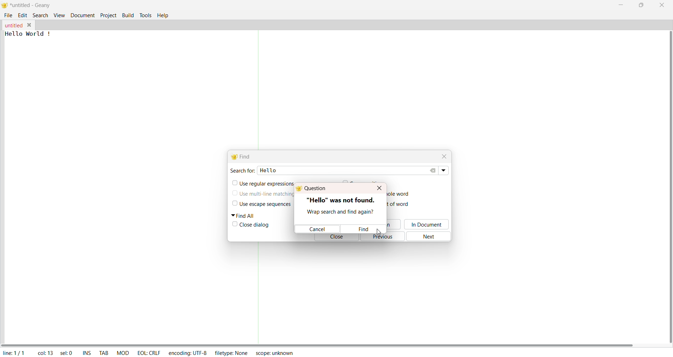 The image size is (673, 357). I want to click on Vertical Horizontal Bar, so click(664, 183).